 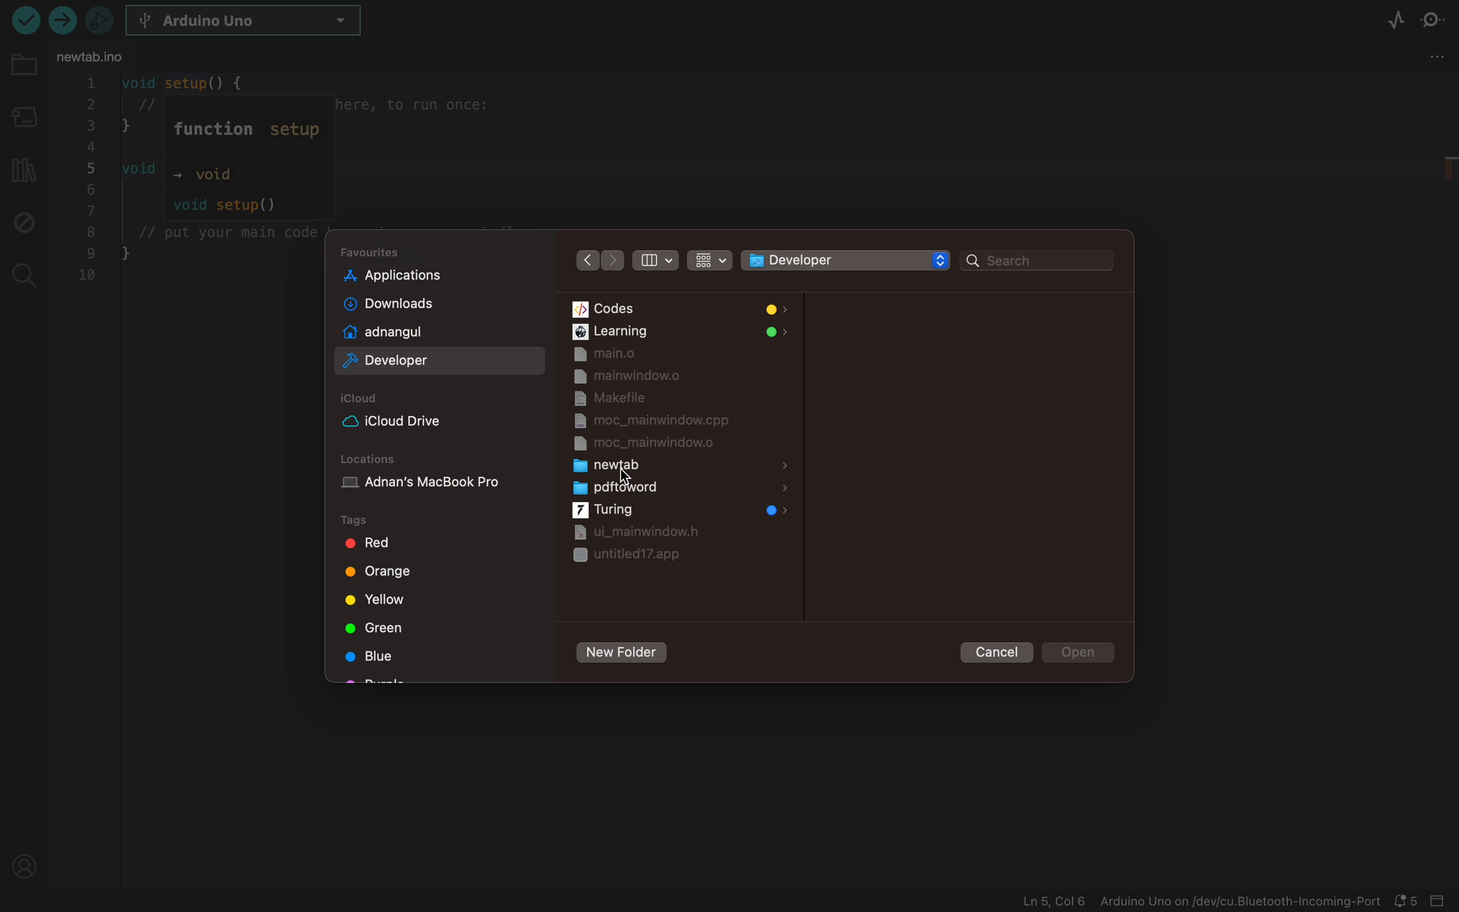 I want to click on new folder, so click(x=620, y=654).